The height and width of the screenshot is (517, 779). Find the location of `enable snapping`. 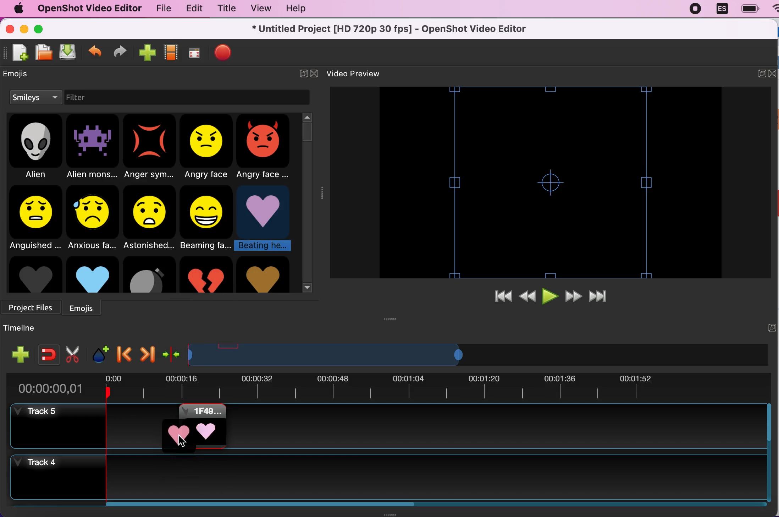

enable snapping is located at coordinates (46, 352).